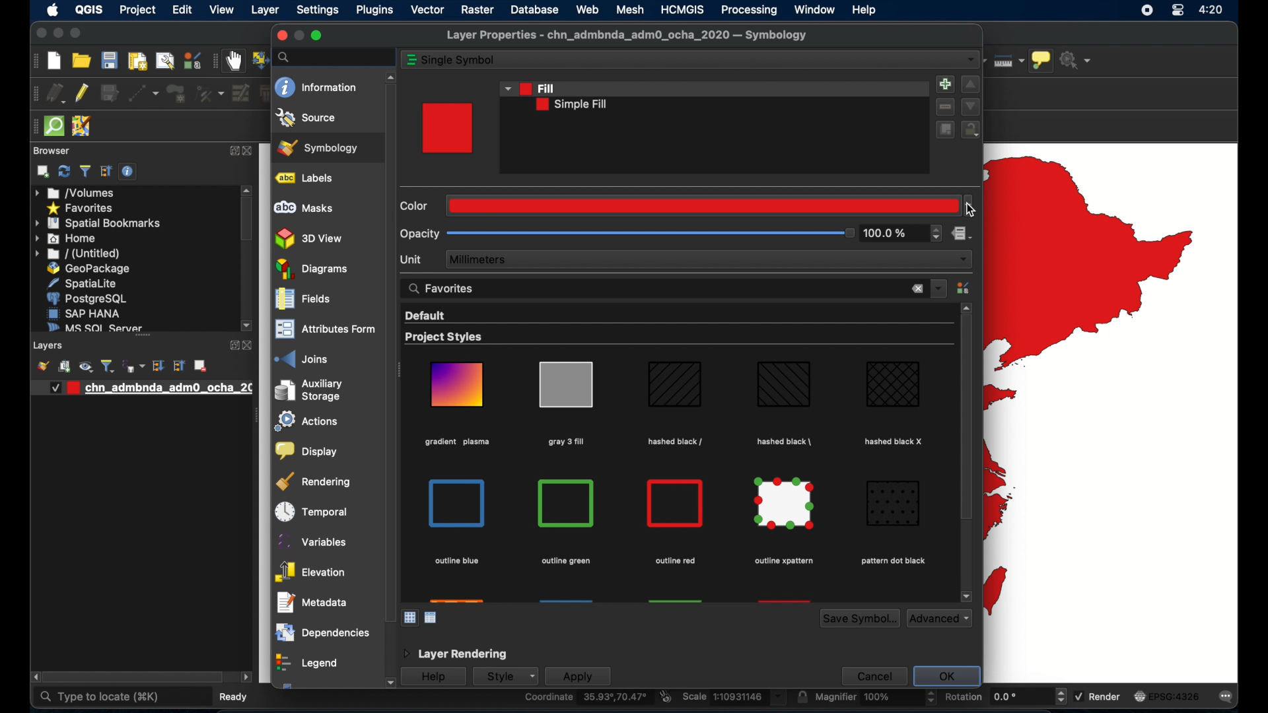 This screenshot has width=1268, height=713. Describe the element at coordinates (454, 654) in the screenshot. I see `layer rendering` at that location.